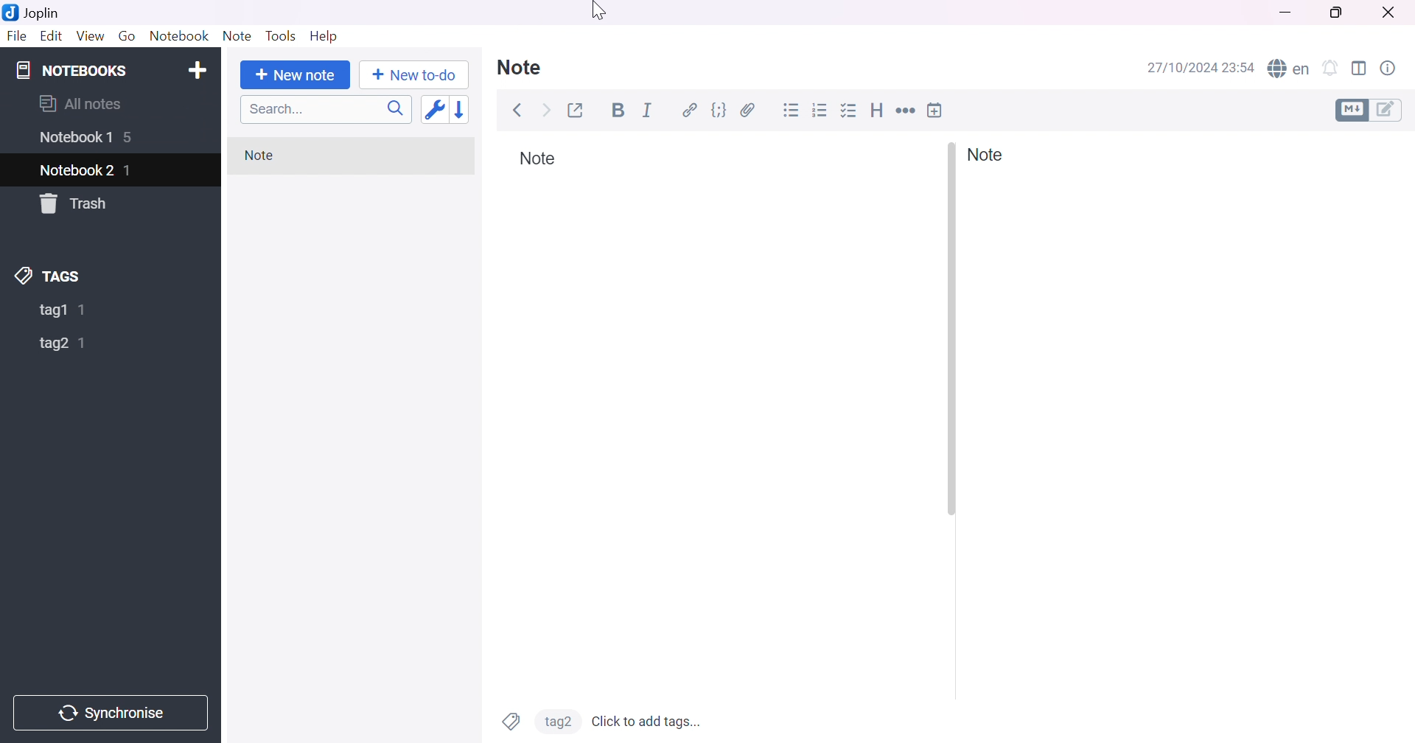 Image resolution: width=1415 pixels, height=743 pixels. Describe the element at coordinates (545, 111) in the screenshot. I see `Forward` at that location.